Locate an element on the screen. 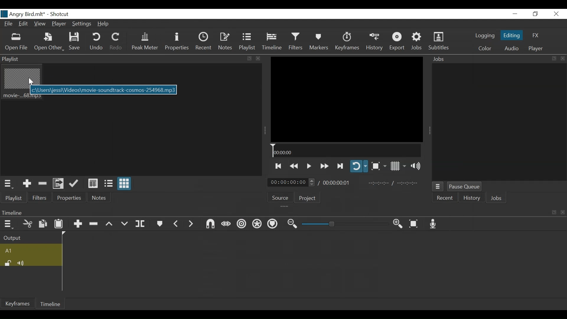  resize is located at coordinates (553, 58).